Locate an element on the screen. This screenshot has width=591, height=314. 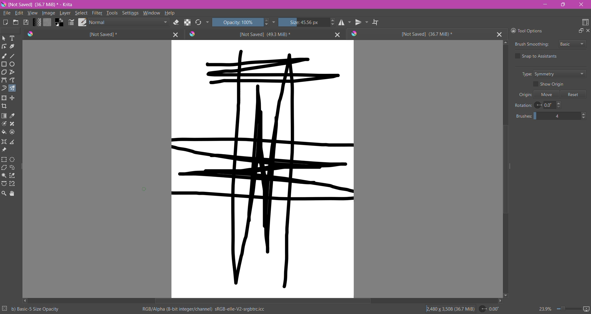
Tools is located at coordinates (112, 12).